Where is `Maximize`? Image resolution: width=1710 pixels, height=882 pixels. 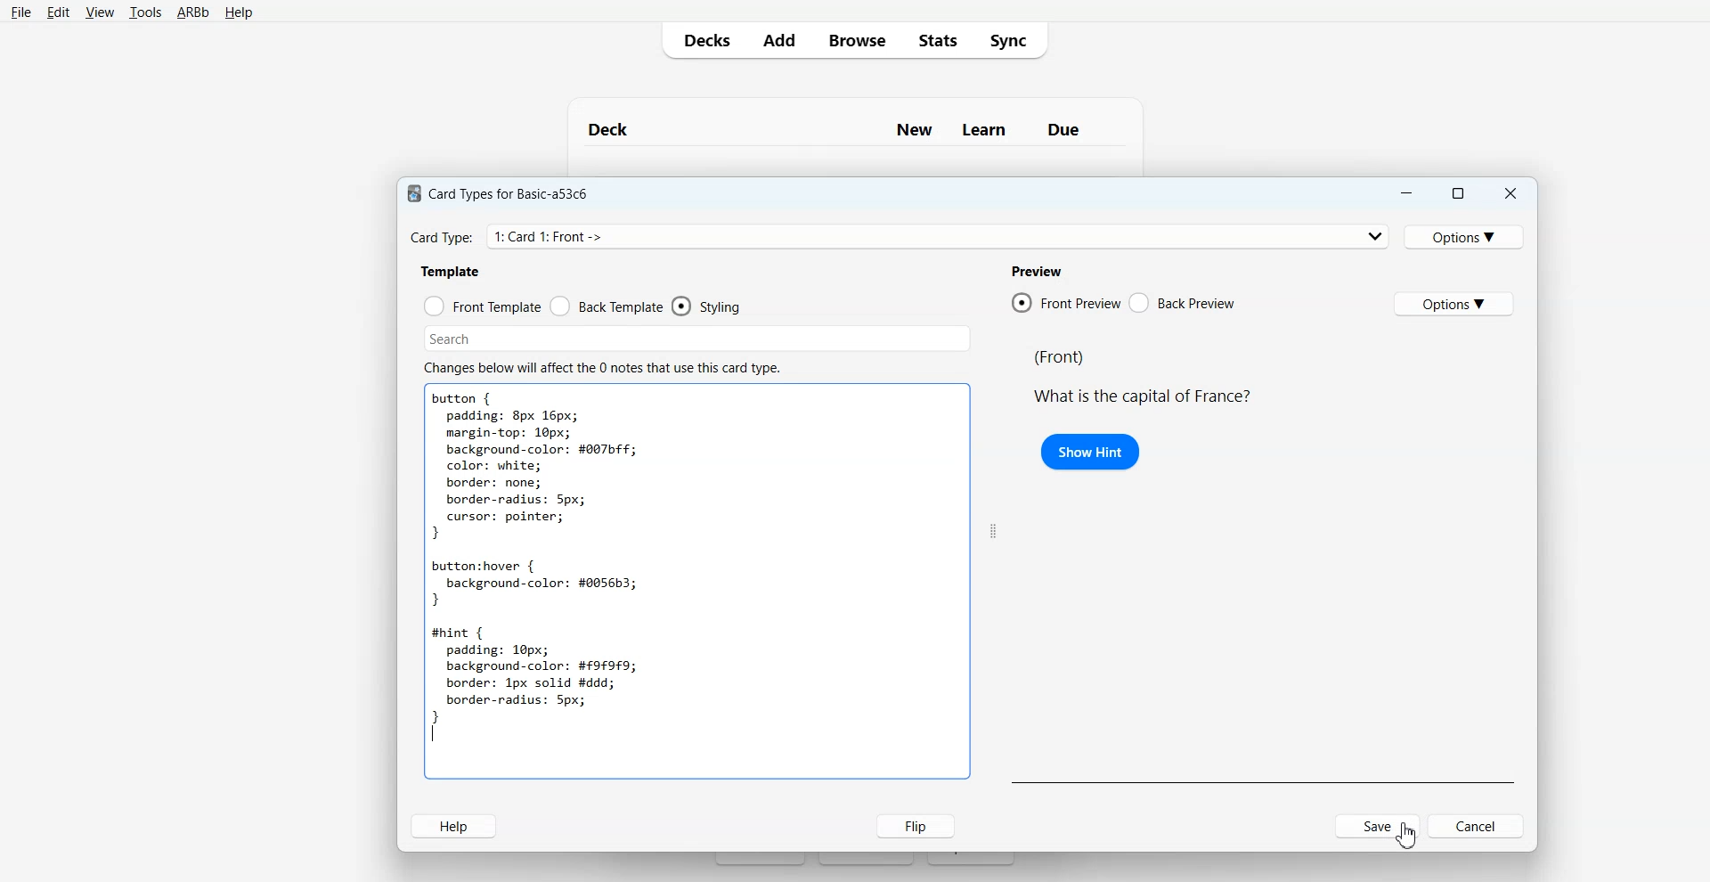 Maximize is located at coordinates (1456, 193).